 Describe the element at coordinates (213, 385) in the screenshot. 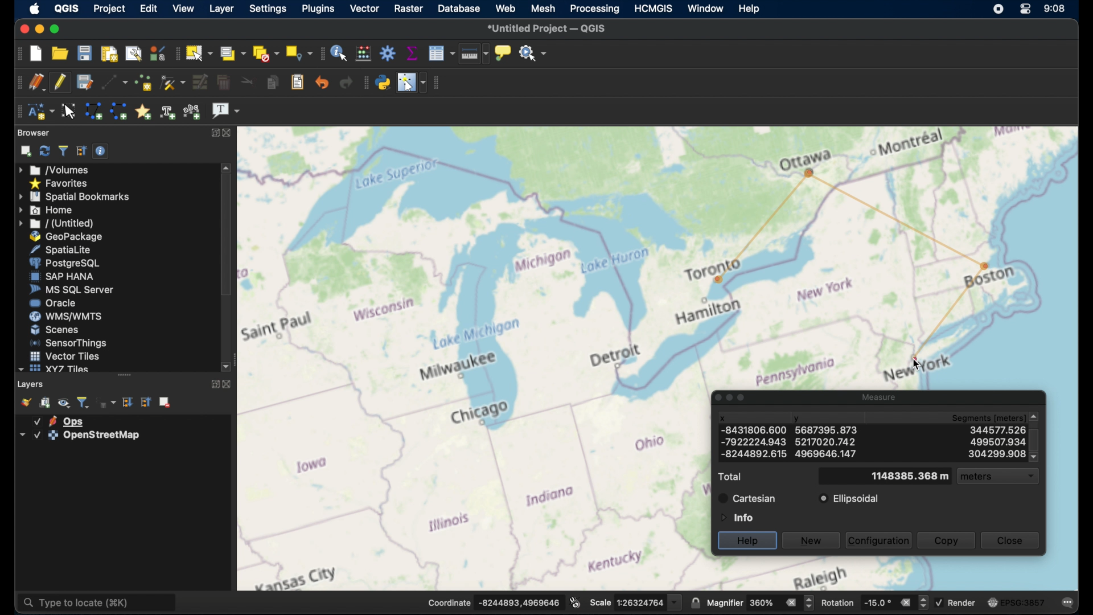

I see `maximize` at that location.